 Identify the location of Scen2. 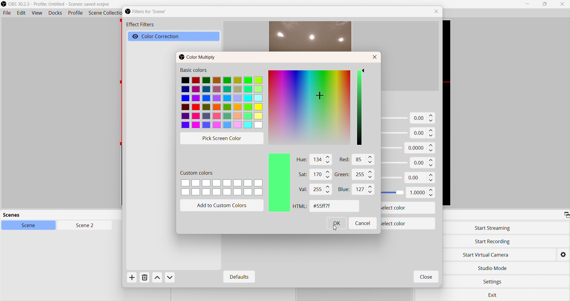
(84, 226).